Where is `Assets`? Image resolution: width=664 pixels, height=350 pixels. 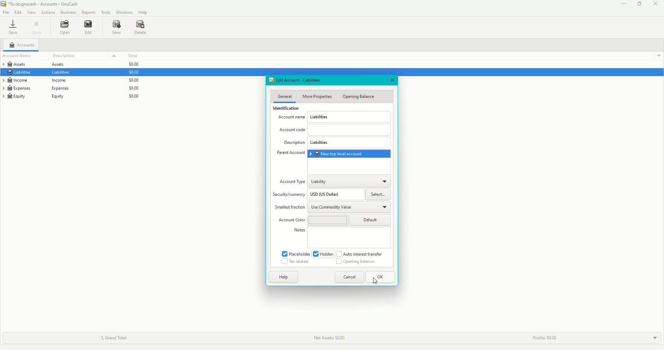
Assets is located at coordinates (38, 64).